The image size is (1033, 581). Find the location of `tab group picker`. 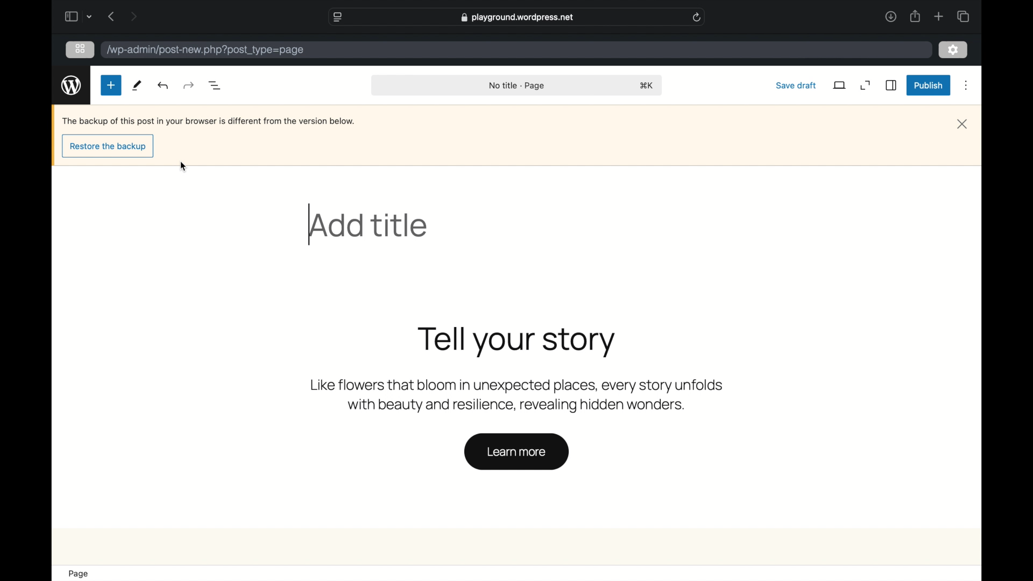

tab group picker is located at coordinates (963, 16).